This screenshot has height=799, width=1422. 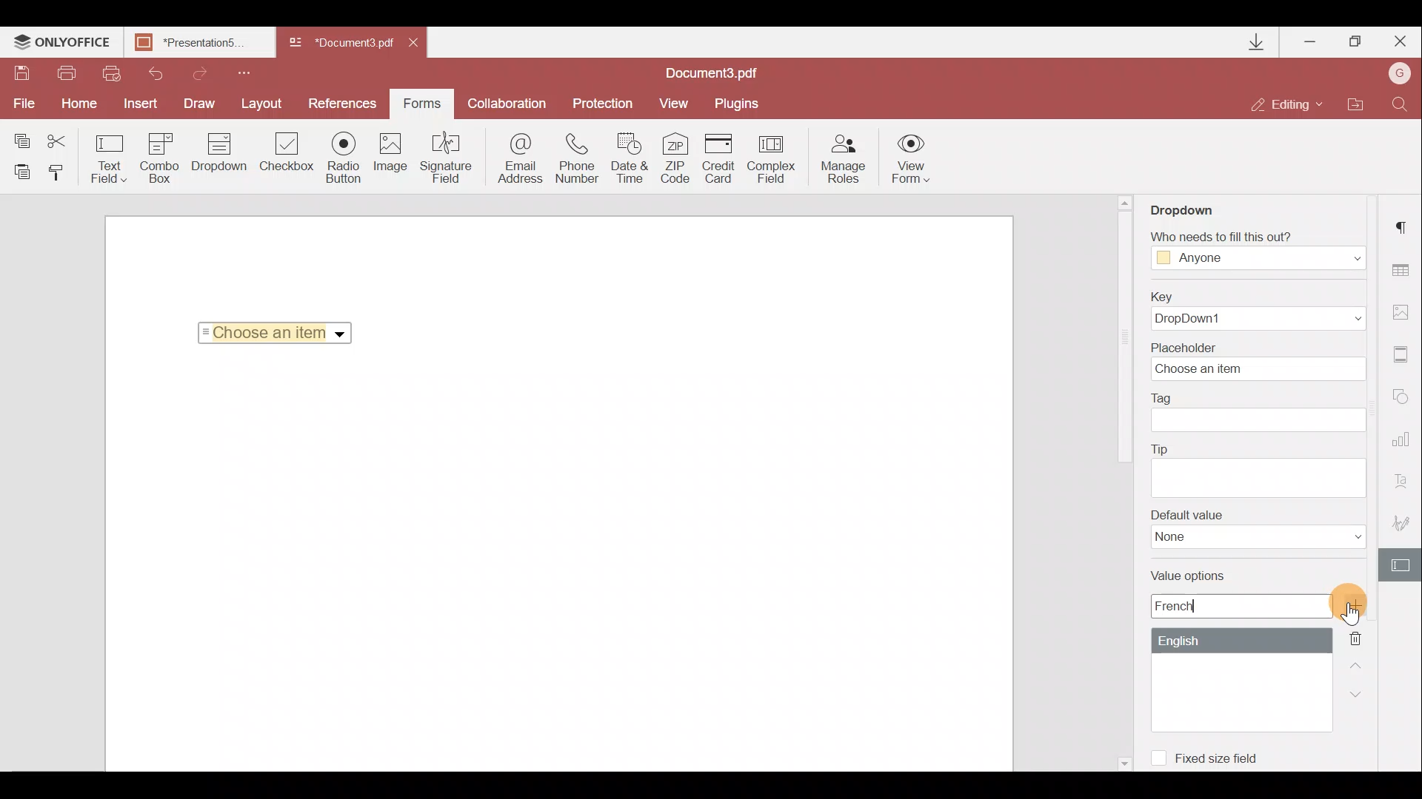 I want to click on View, so click(x=674, y=102).